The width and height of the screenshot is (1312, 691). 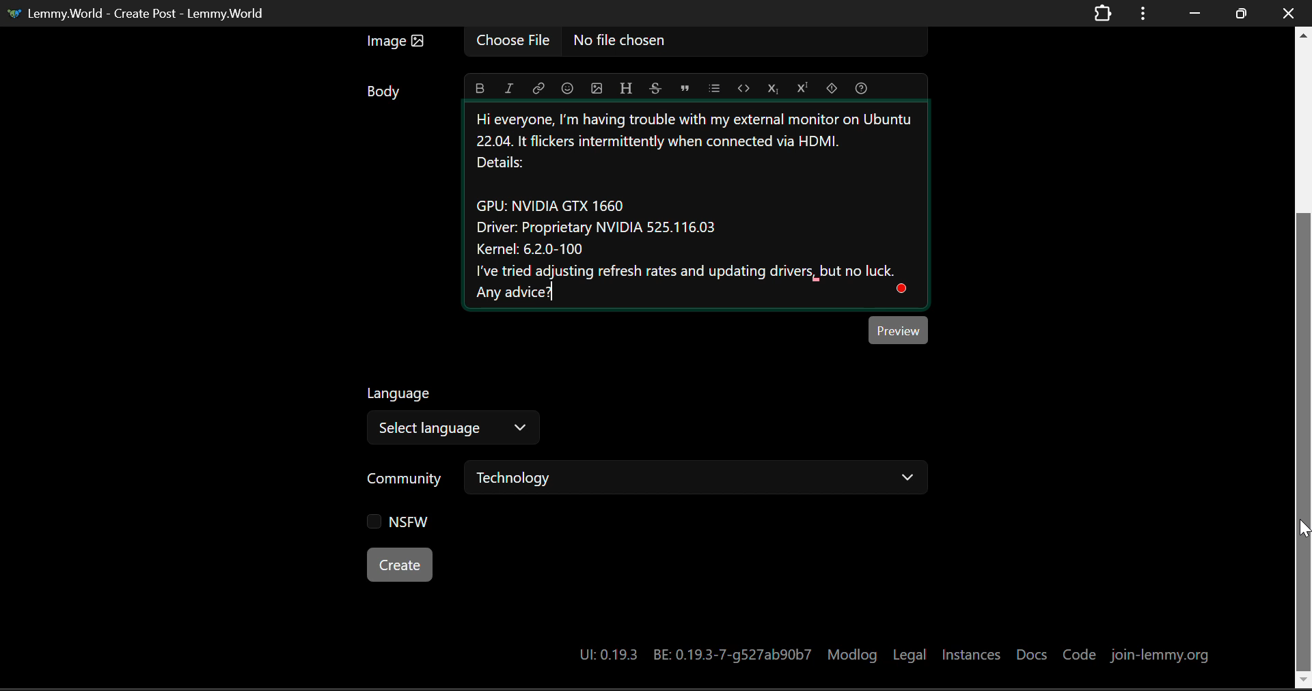 I want to click on Close Window, so click(x=1290, y=12).